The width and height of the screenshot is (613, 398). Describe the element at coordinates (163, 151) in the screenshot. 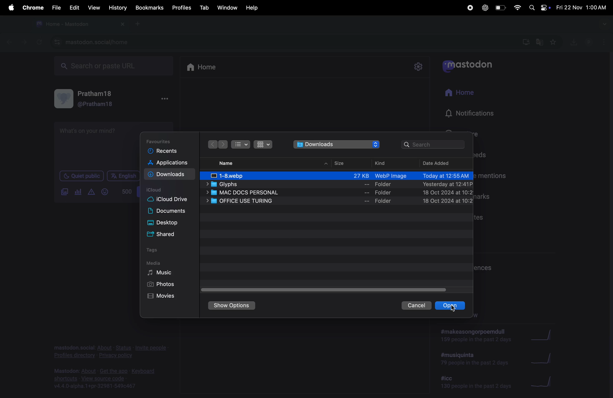

I see `recents` at that location.